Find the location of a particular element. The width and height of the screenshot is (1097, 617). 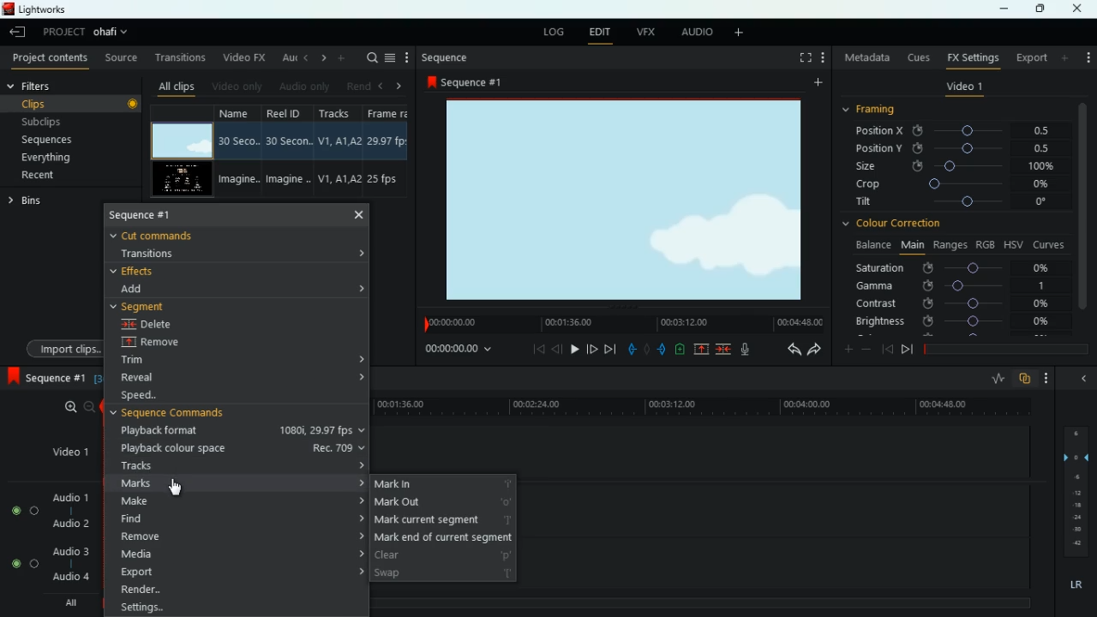

right is located at coordinates (400, 86).